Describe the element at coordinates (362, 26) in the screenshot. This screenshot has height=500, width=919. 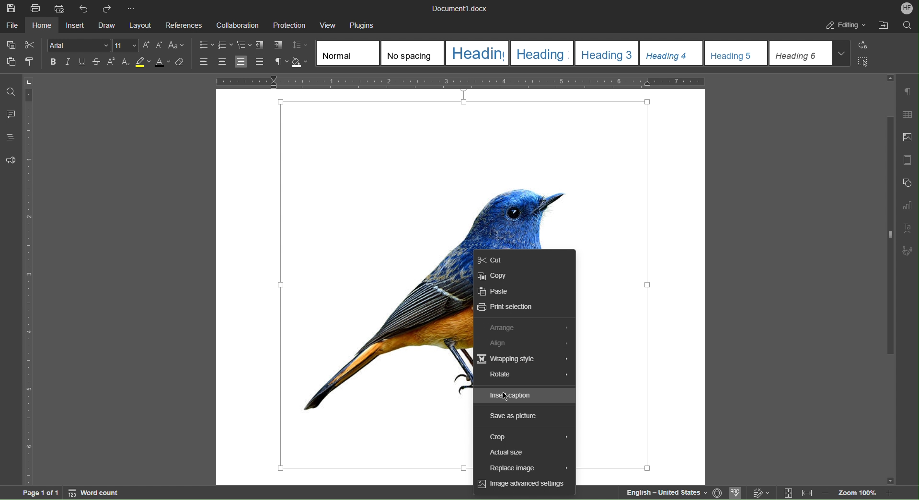
I see `Plugins` at that location.